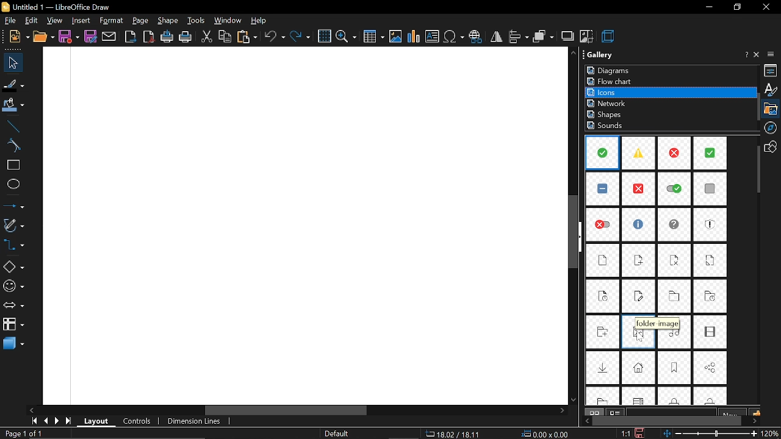 The width and height of the screenshot is (781, 439). I want to click on insert text, so click(433, 37).